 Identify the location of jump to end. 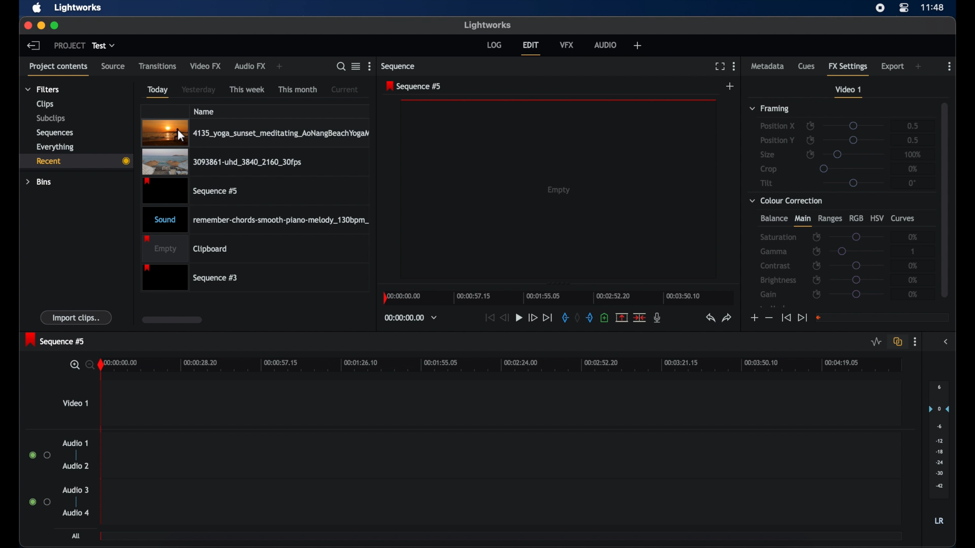
(548, 317).